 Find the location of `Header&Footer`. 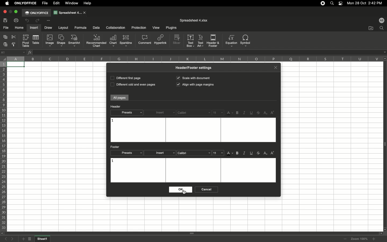

Header&Footer is located at coordinates (213, 40).